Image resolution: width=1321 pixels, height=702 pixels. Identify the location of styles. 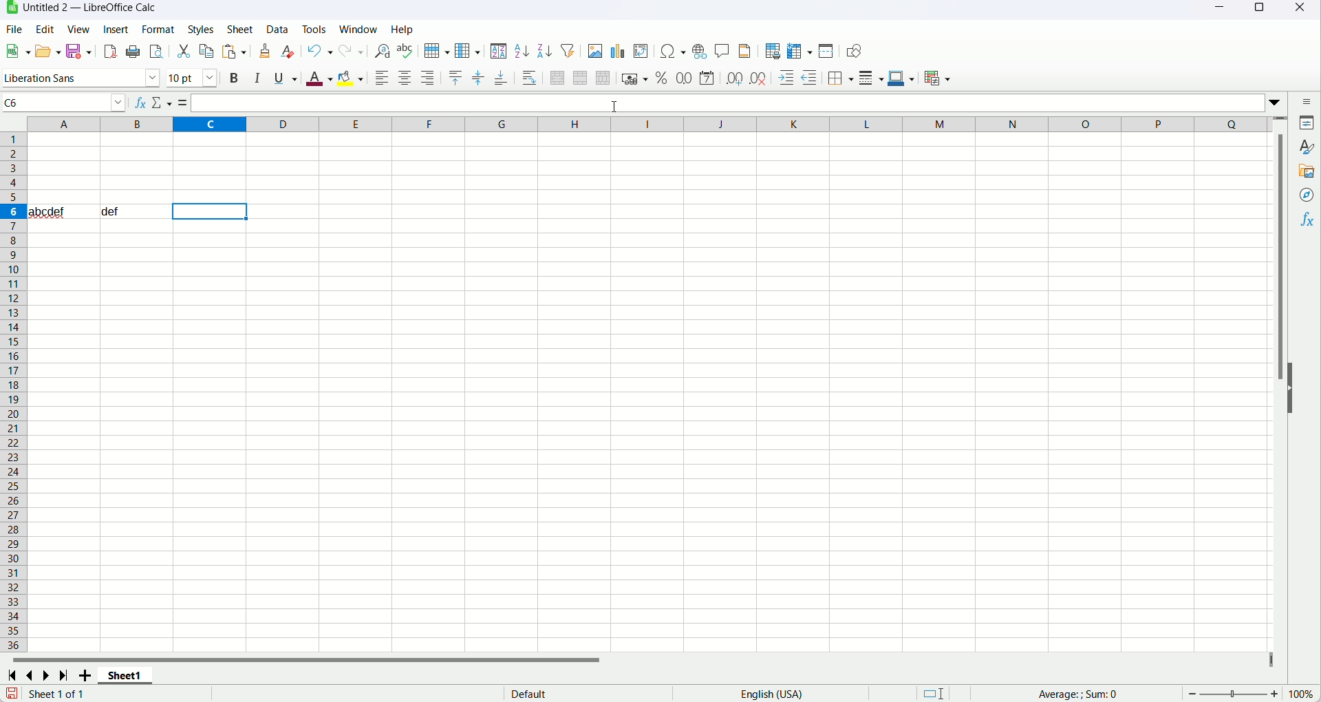
(1308, 149).